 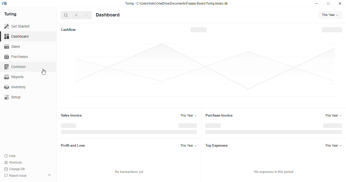 What do you see at coordinates (73, 145) in the screenshot?
I see `profit and loss` at bounding box center [73, 145].